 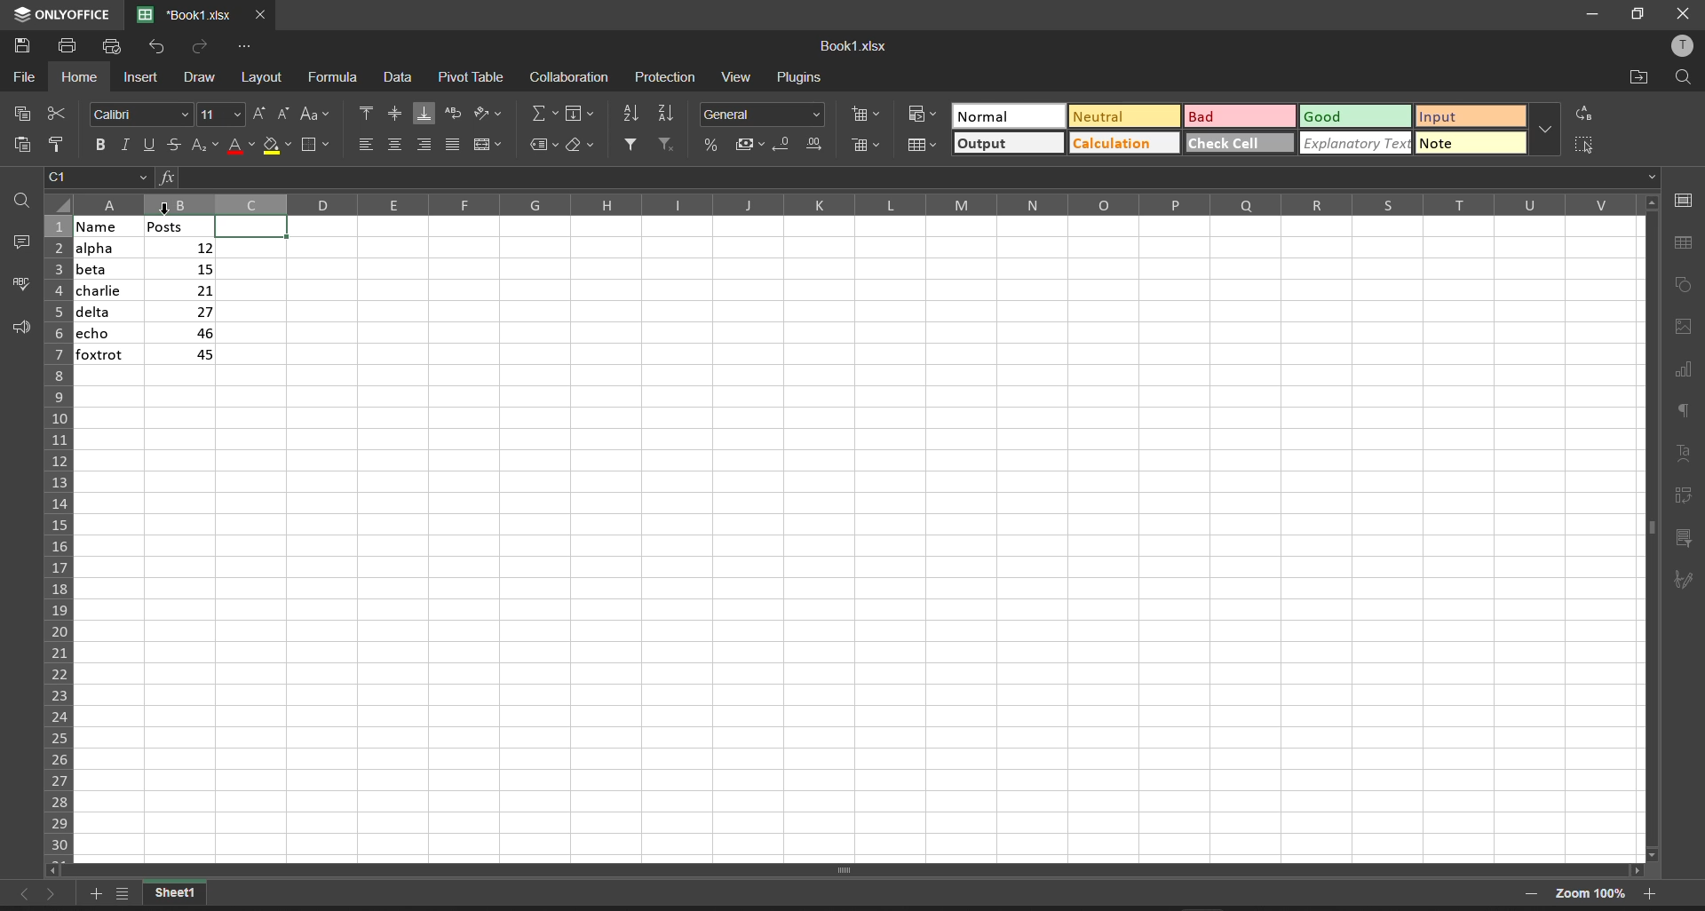 I want to click on paragraph settings, so click(x=1689, y=409).